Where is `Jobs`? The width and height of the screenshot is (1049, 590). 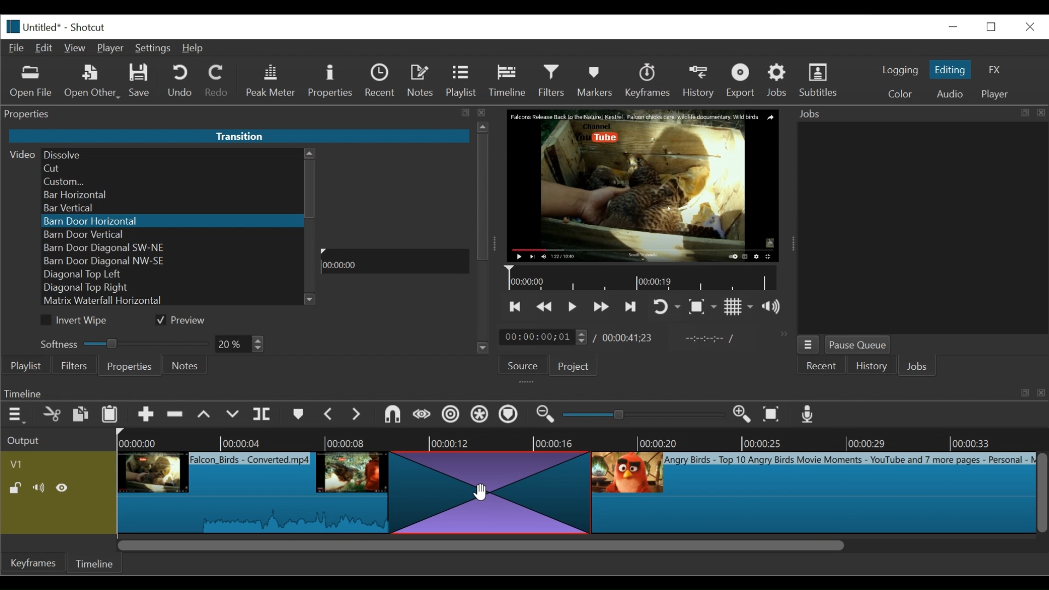 Jobs is located at coordinates (921, 367).